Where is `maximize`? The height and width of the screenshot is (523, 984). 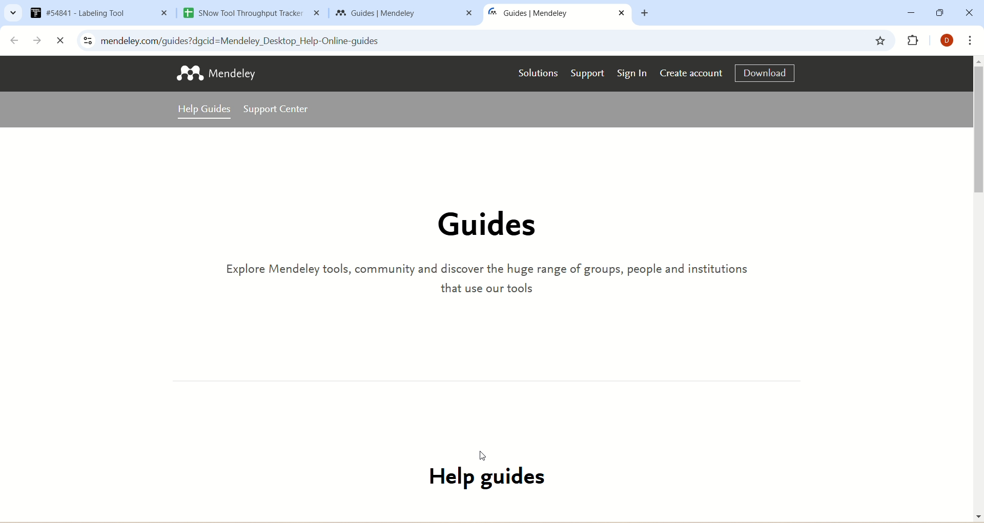 maximize is located at coordinates (942, 13).